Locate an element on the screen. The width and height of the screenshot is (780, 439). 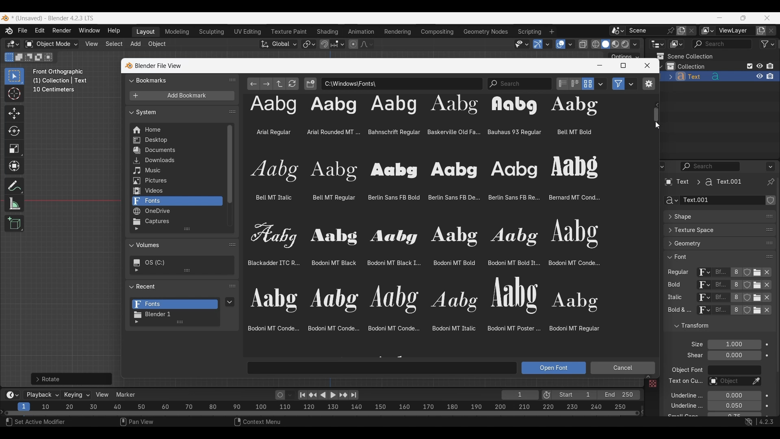
nlink respective attribute is located at coordinates (753, 298).